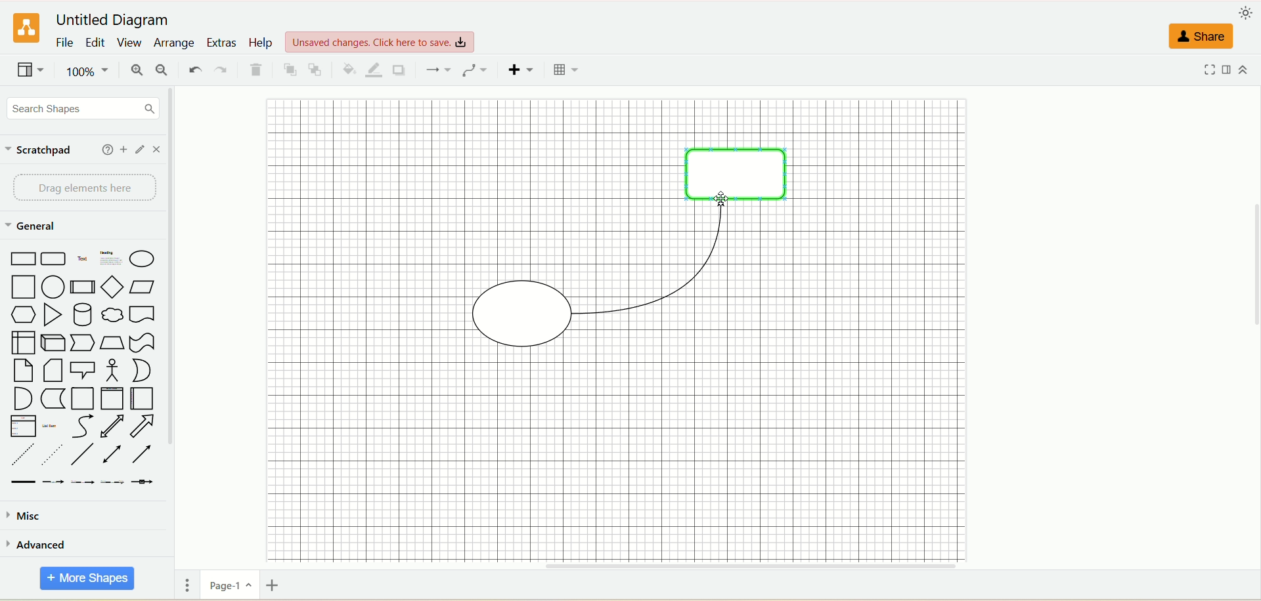 This screenshot has height=601, width=1261. What do you see at coordinates (277, 587) in the screenshot?
I see `insert page` at bounding box center [277, 587].